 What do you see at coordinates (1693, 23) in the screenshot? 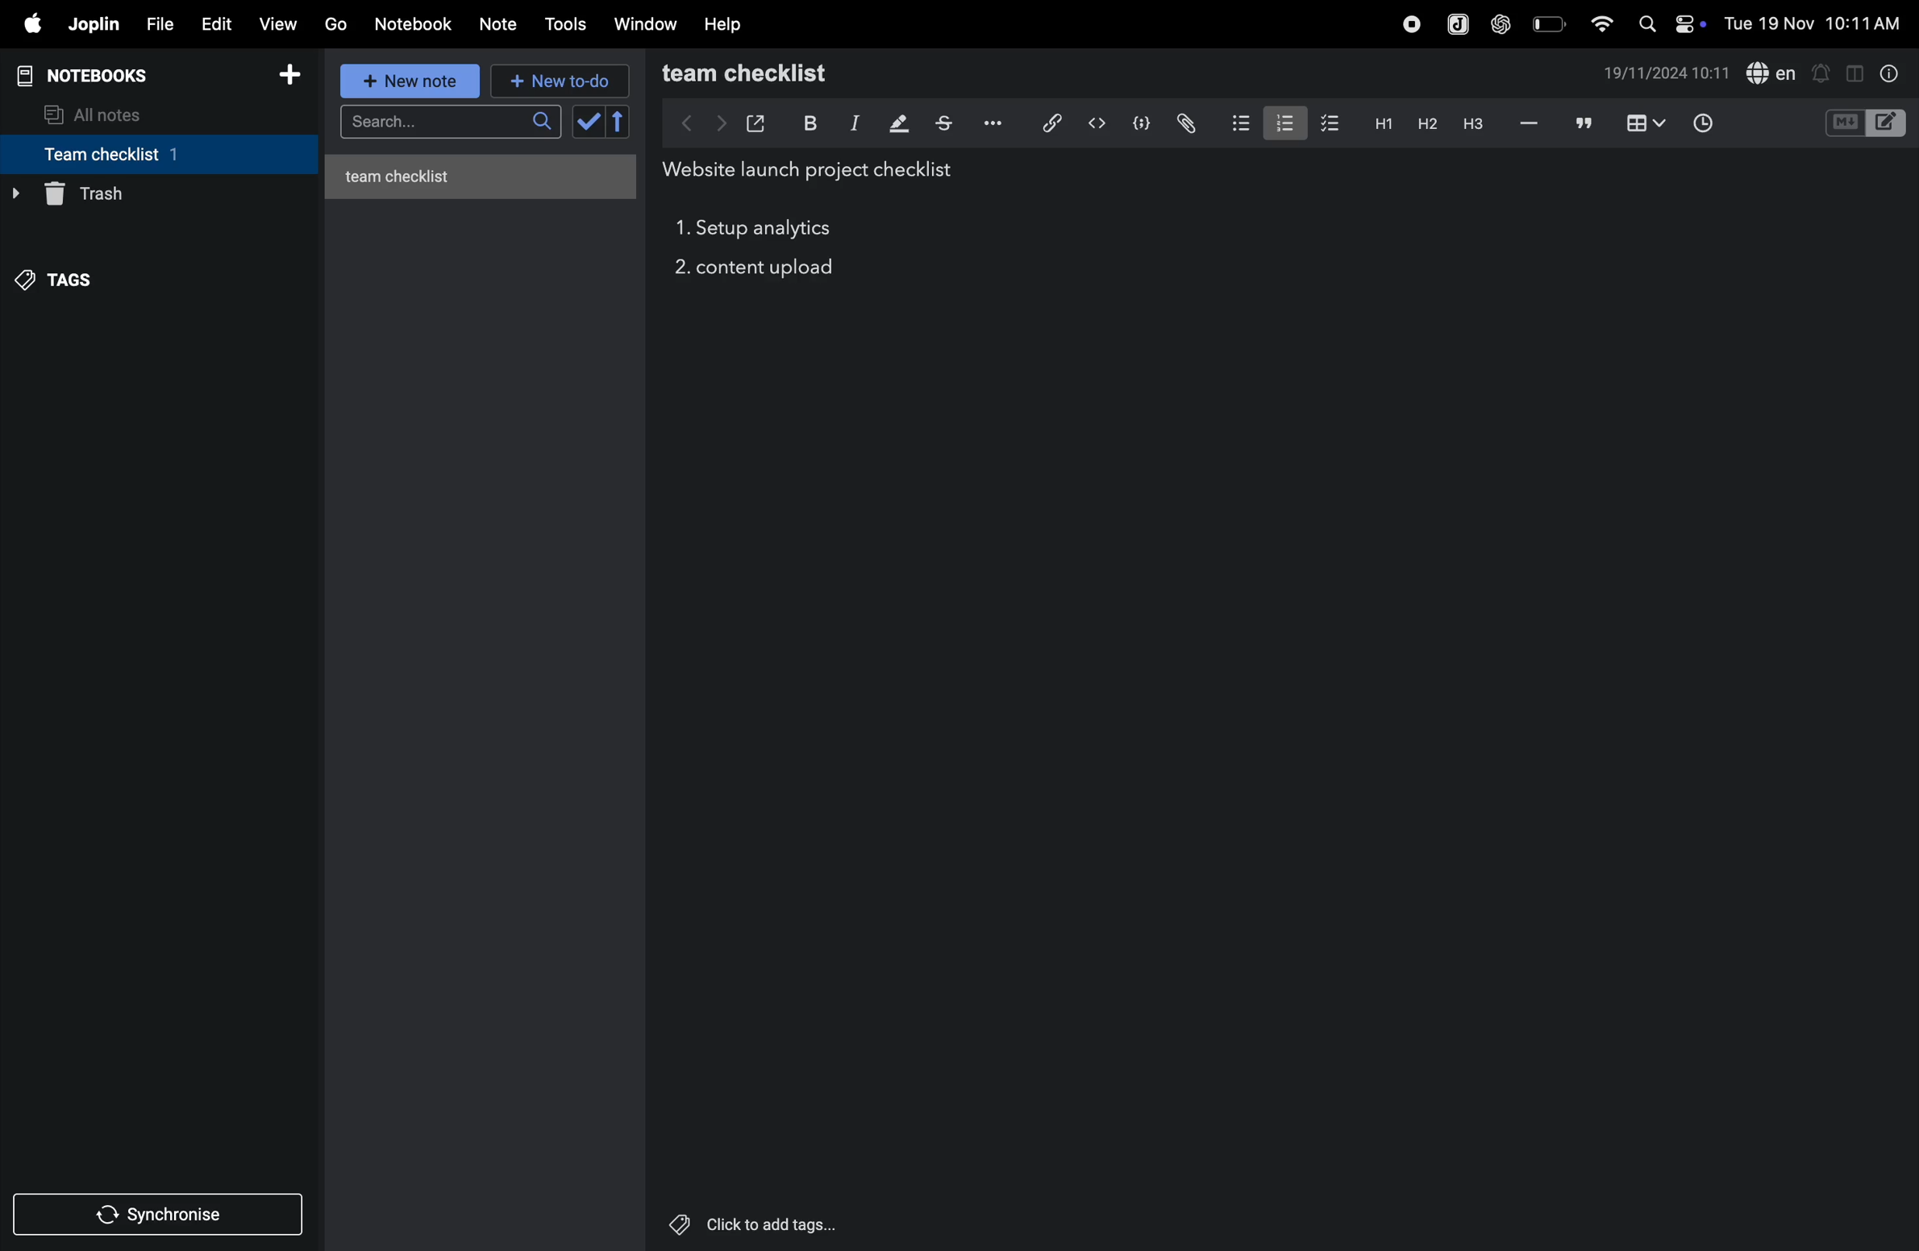
I see `on/off` at bounding box center [1693, 23].